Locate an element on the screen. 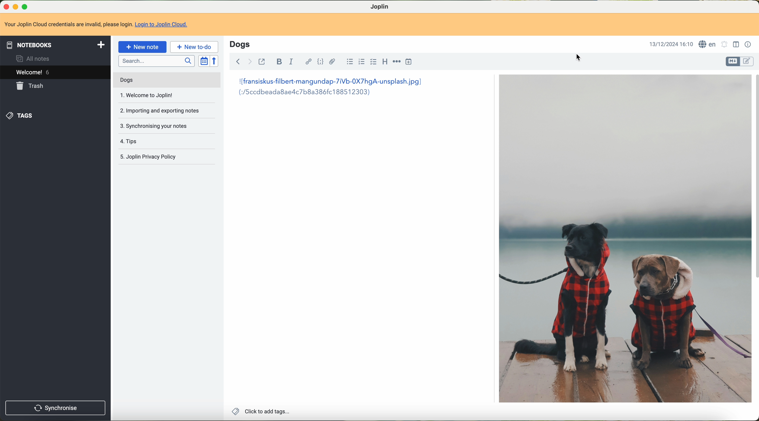 The image size is (759, 421). code is located at coordinates (321, 62).